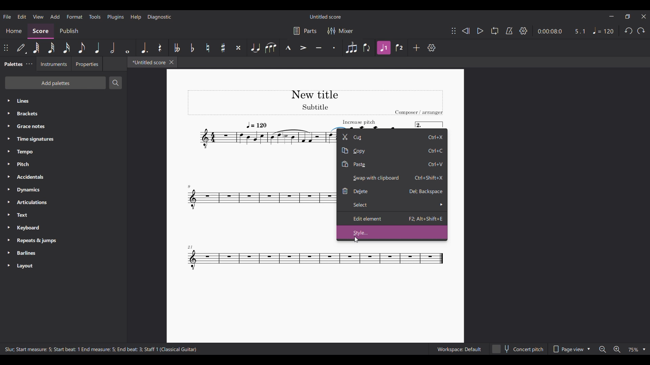  What do you see at coordinates (509, 31) in the screenshot?
I see `Metronome` at bounding box center [509, 31].